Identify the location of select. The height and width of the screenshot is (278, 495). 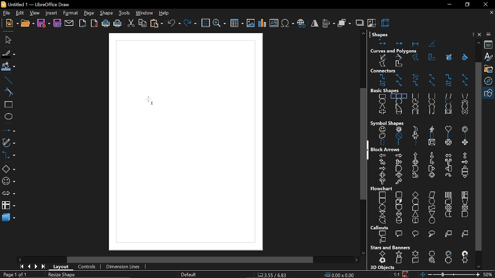
(7, 39).